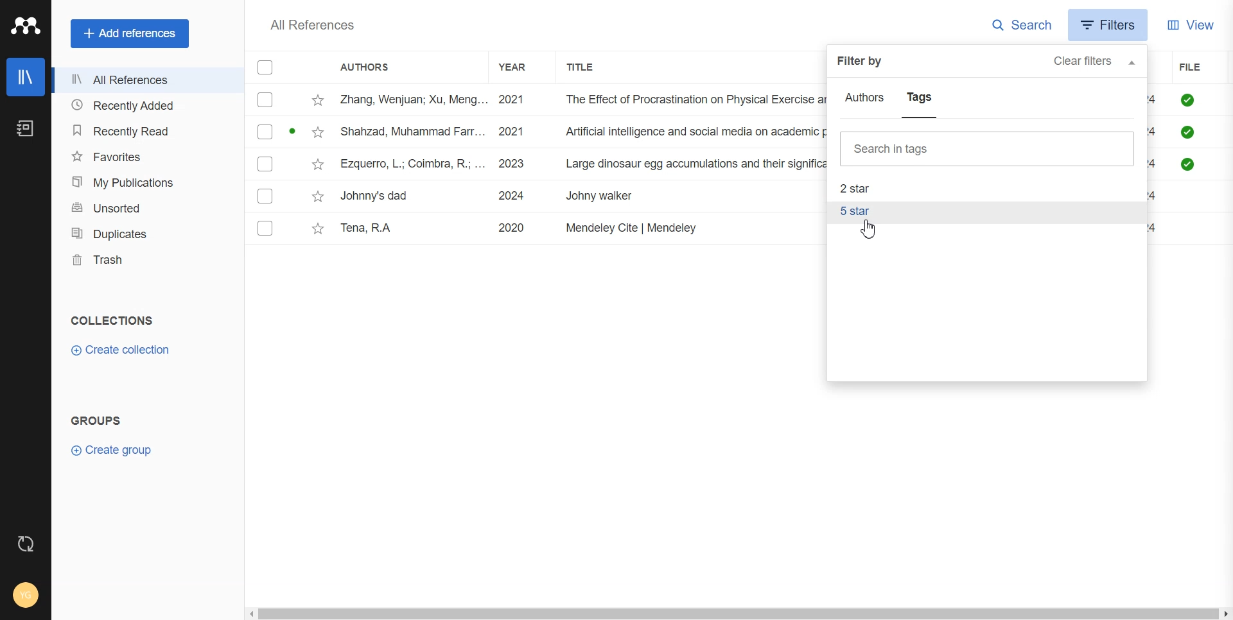 This screenshot has width=1233, height=620. Describe the element at coordinates (26, 26) in the screenshot. I see `Logo` at that location.